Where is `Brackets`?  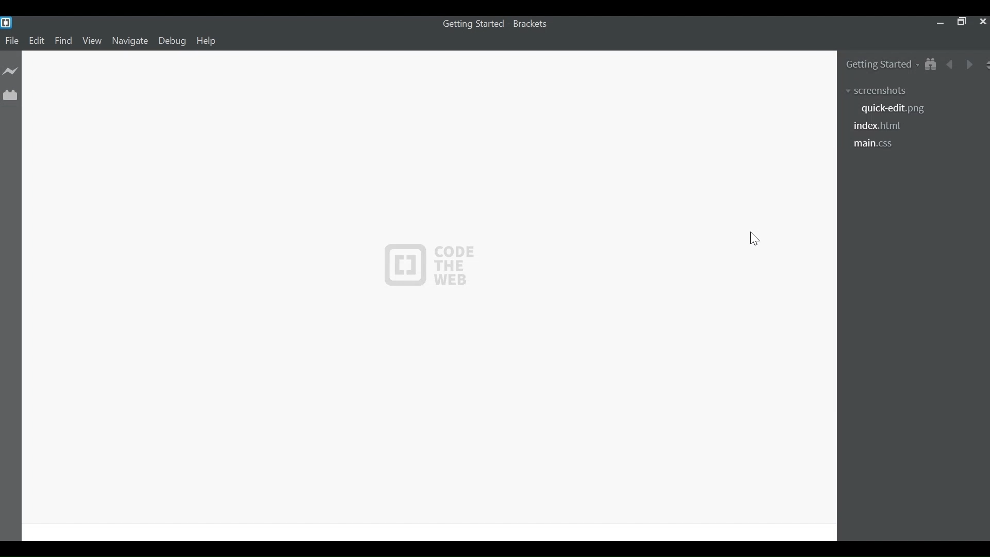
Brackets is located at coordinates (533, 24).